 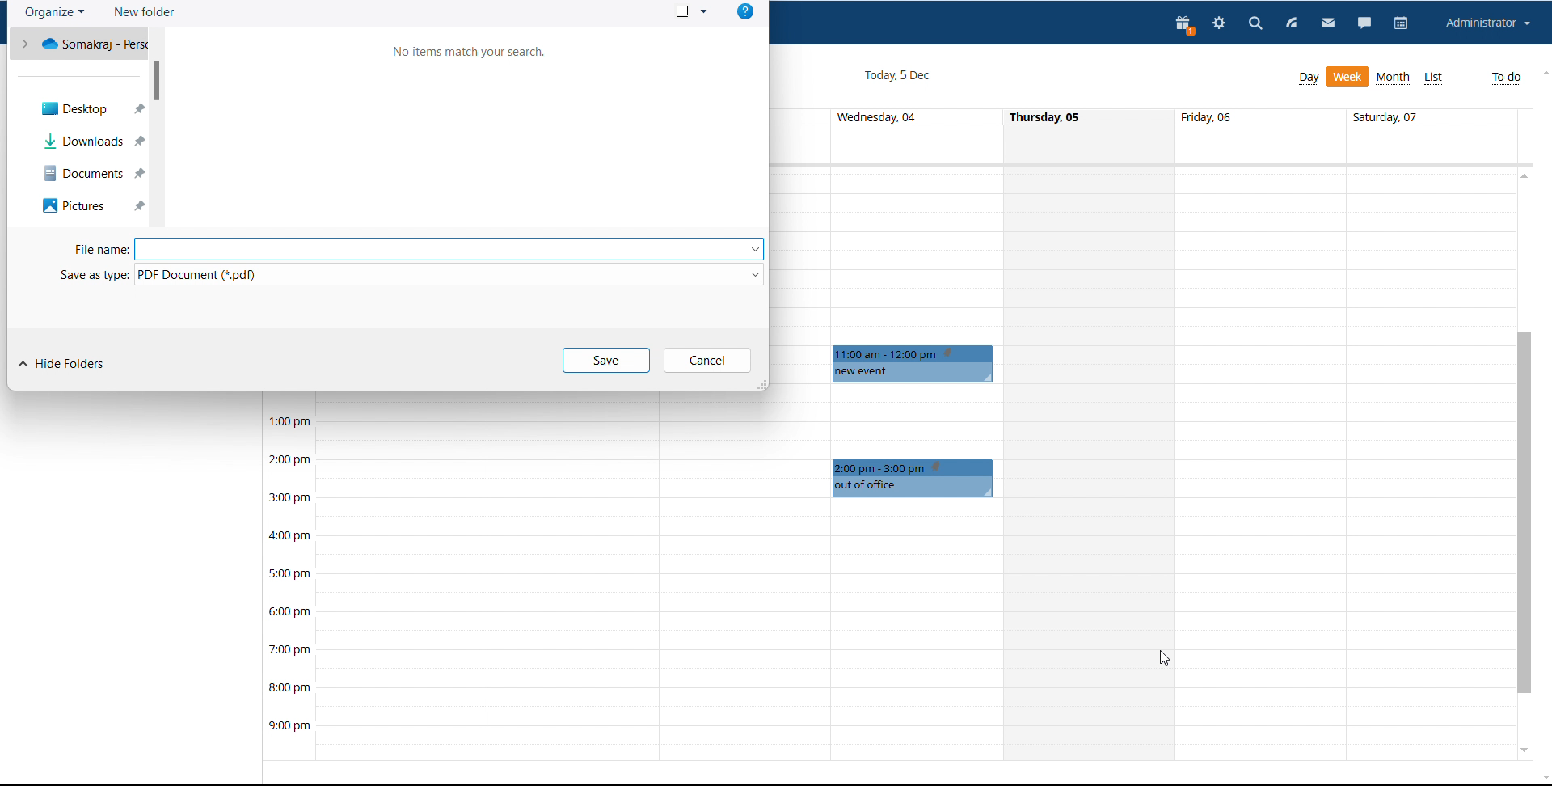 I want to click on list view, so click(x=1434, y=78).